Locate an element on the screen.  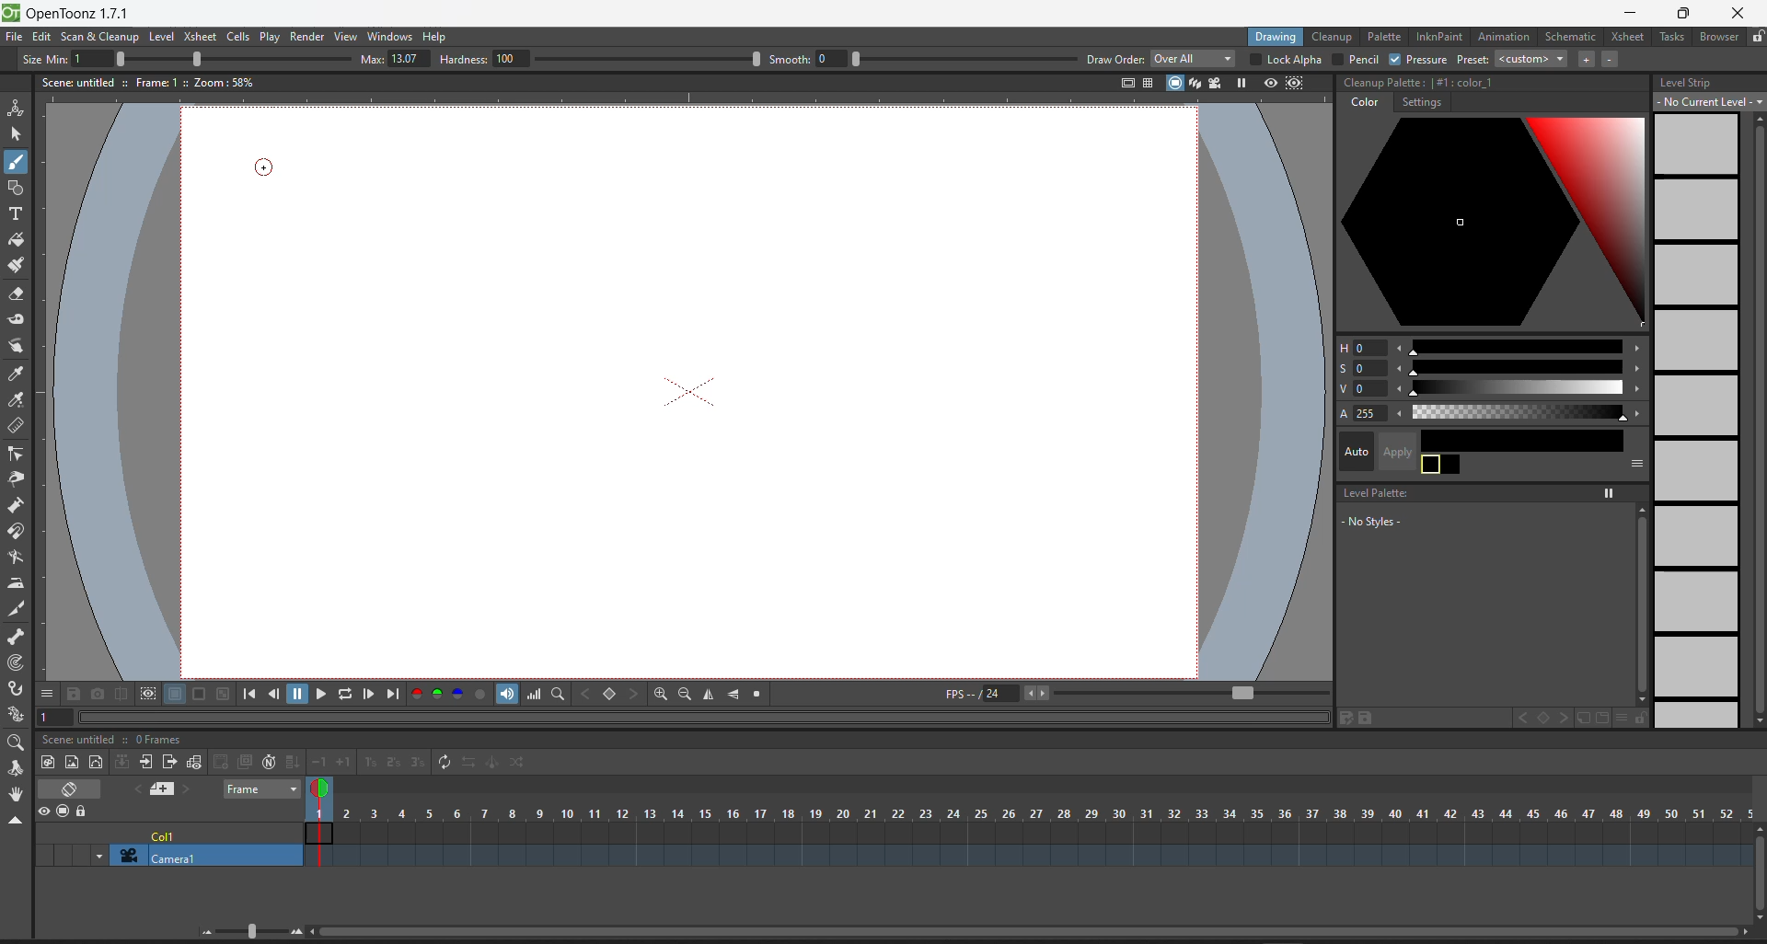
cursor is located at coordinates (266, 170).